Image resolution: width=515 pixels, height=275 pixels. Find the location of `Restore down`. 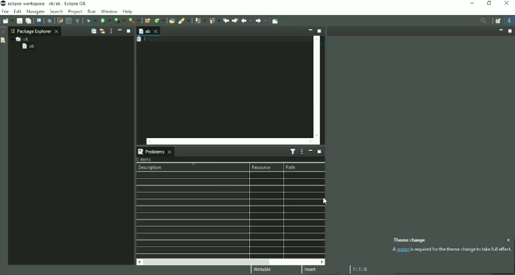

Restore down is located at coordinates (490, 4).